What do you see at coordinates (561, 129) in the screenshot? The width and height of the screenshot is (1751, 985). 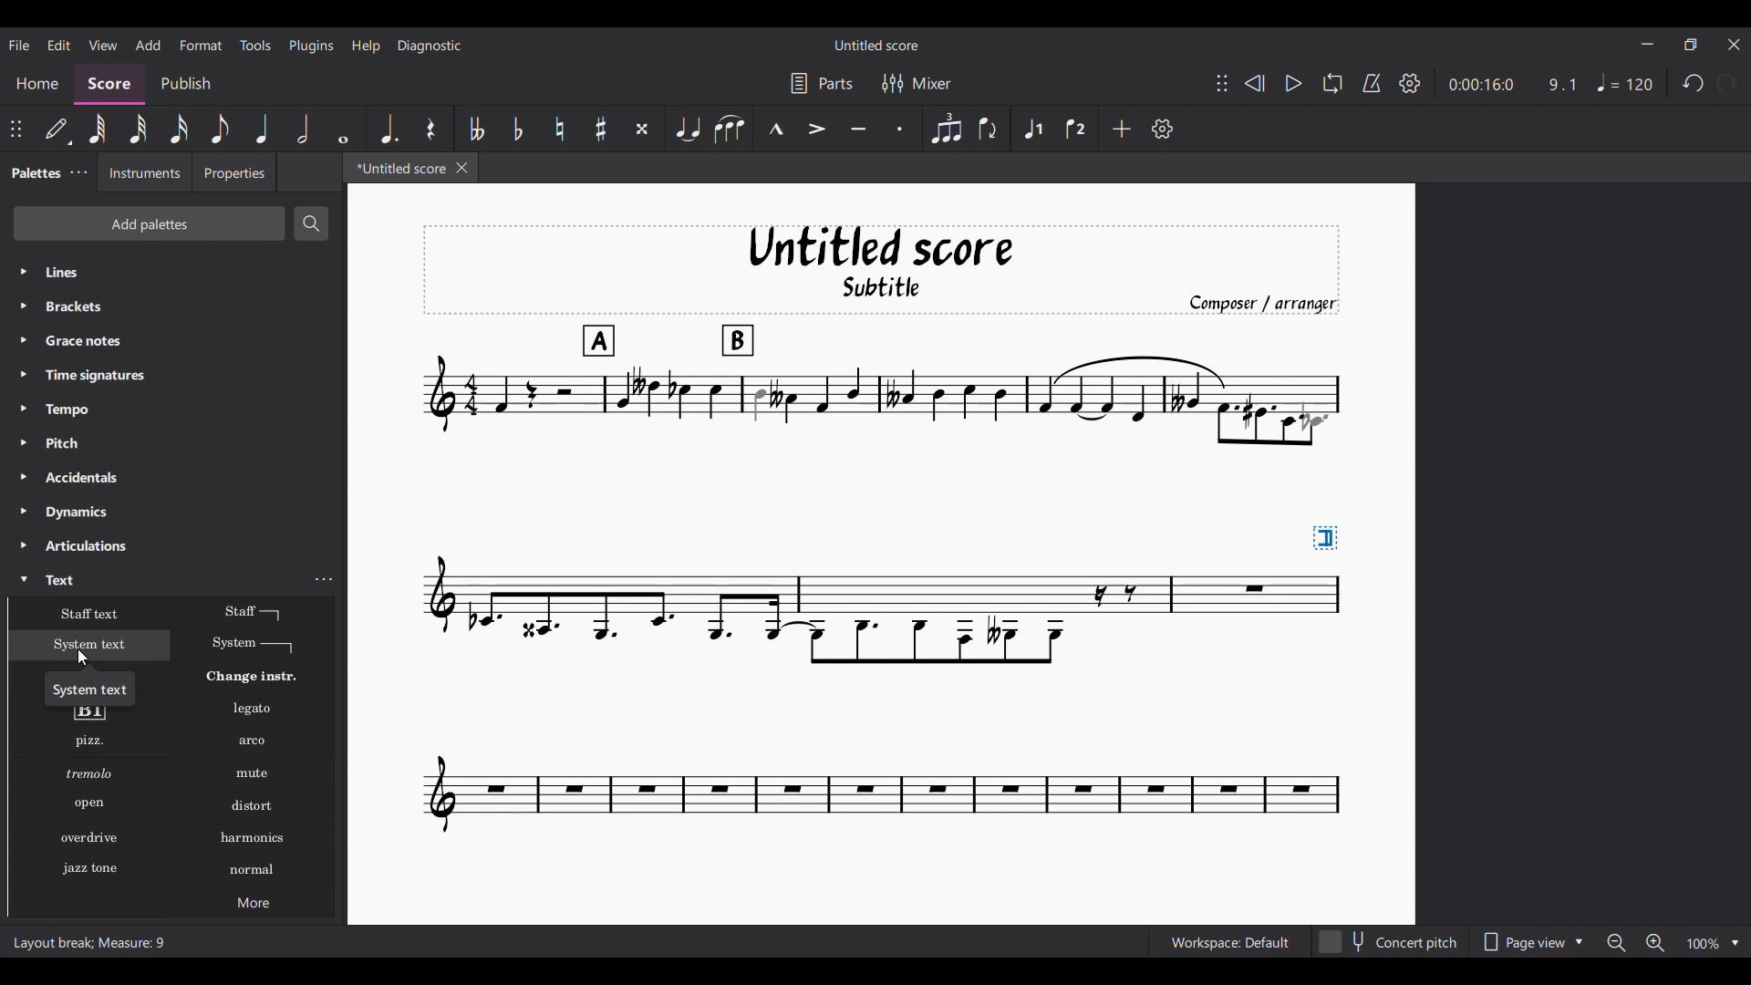 I see `Toggle natural` at bounding box center [561, 129].